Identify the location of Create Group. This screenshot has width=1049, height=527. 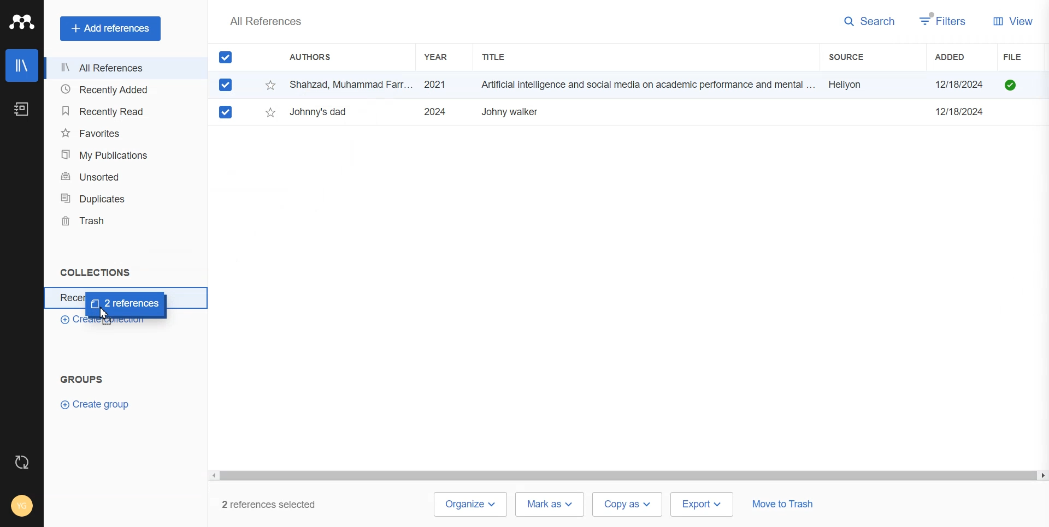
(100, 404).